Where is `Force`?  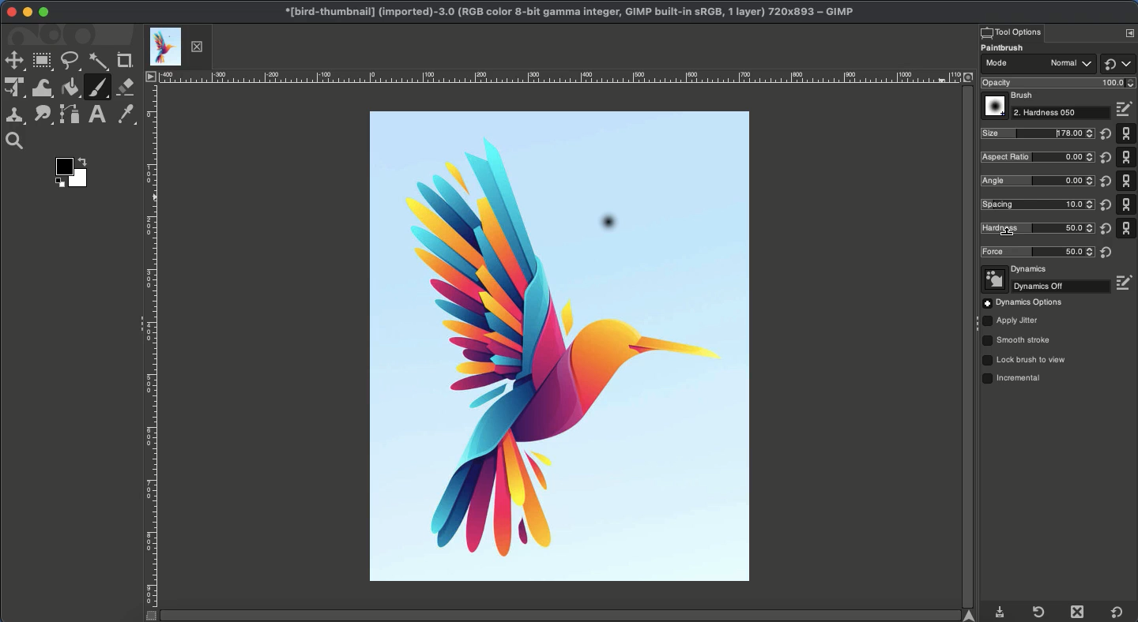
Force is located at coordinates (1037, 252).